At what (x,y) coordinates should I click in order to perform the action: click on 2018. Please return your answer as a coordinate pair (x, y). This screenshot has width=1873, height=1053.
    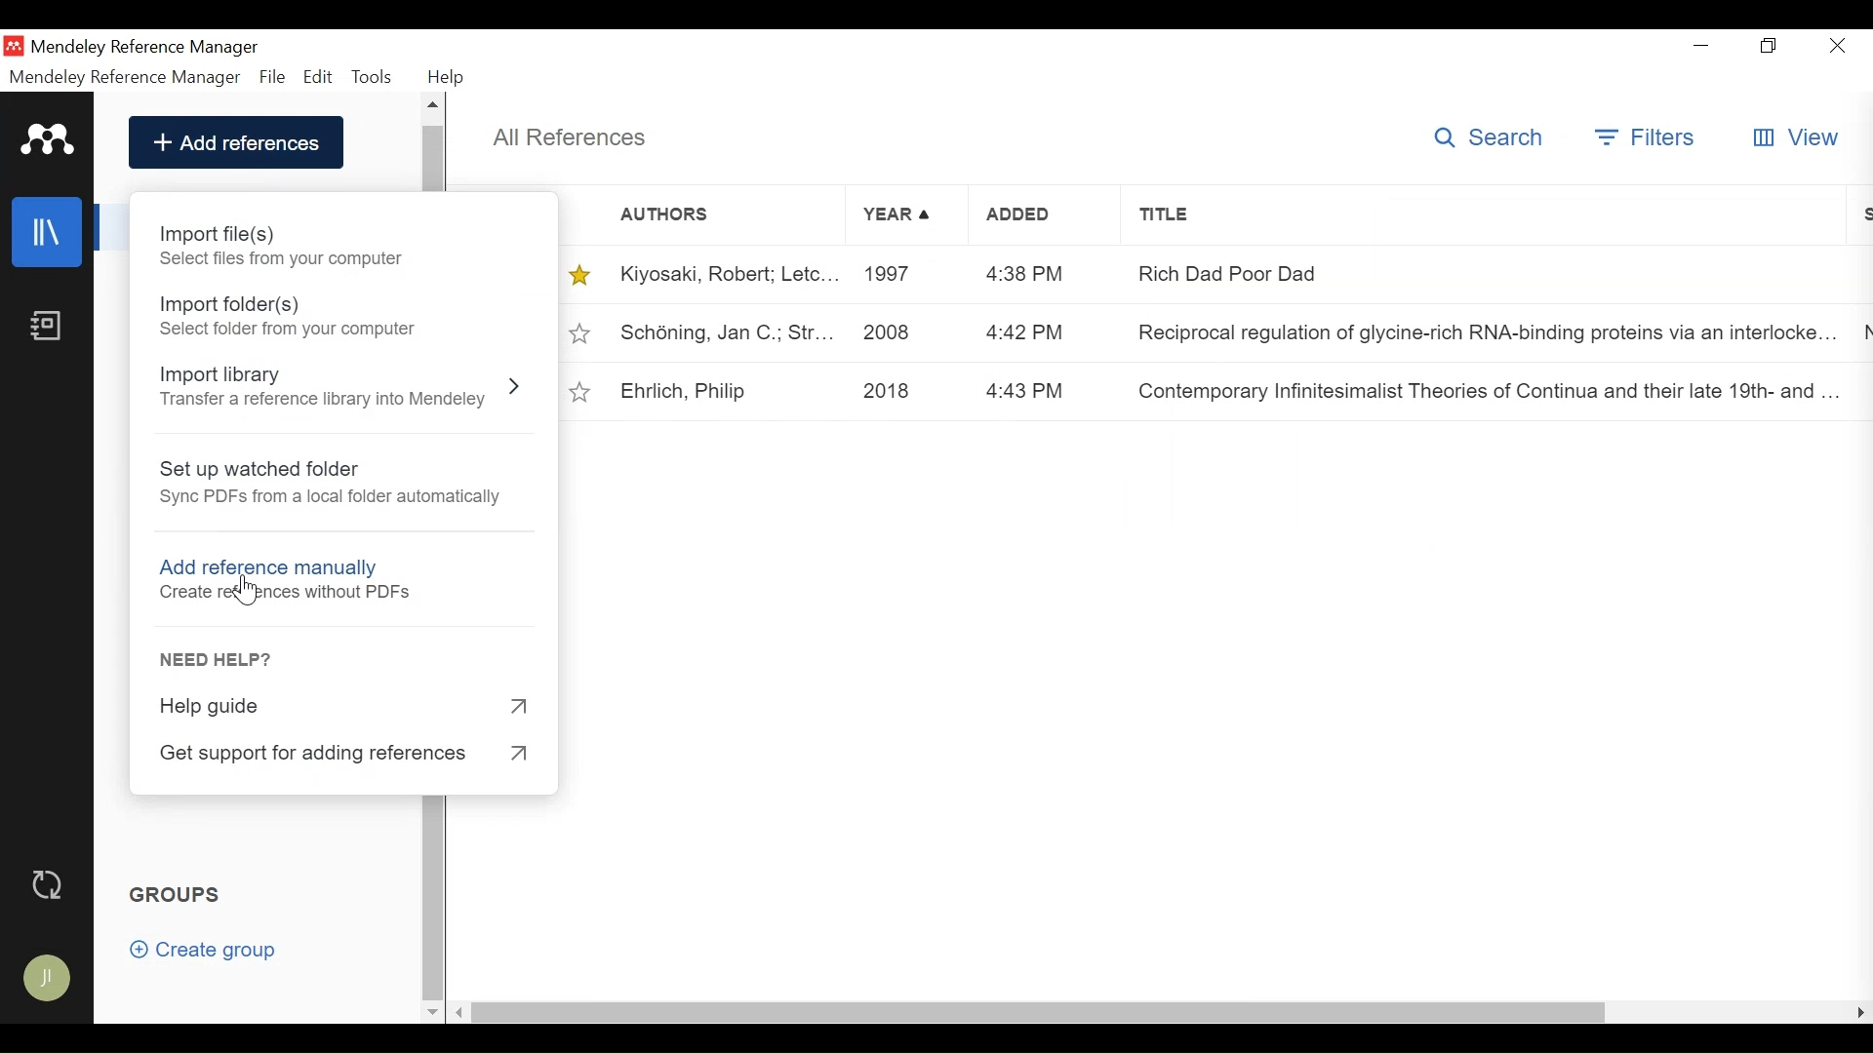
    Looking at the image, I should click on (905, 392).